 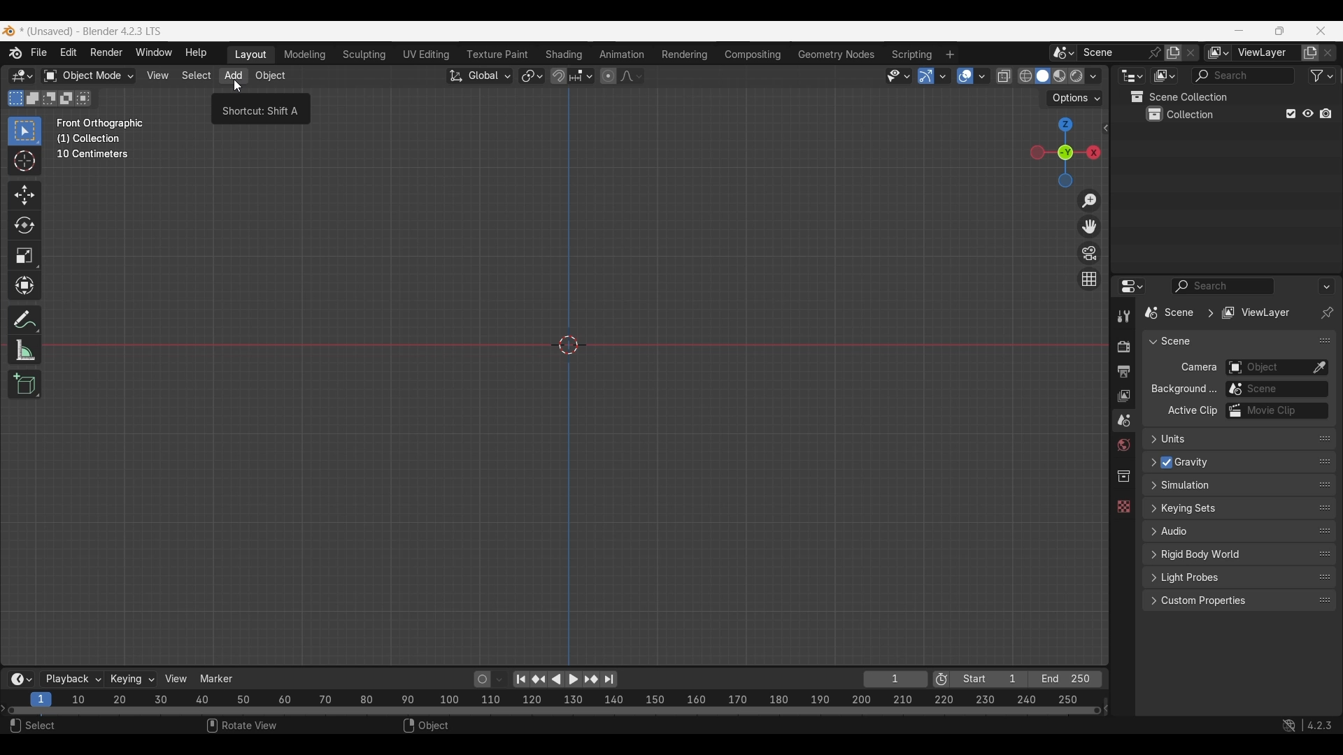 What do you see at coordinates (622, 55) in the screenshot?
I see `Animation workspace` at bounding box center [622, 55].